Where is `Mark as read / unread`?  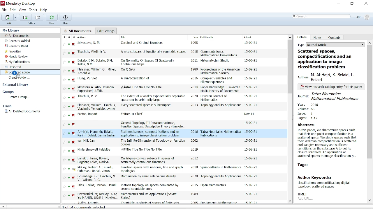
Mark as read / unread is located at coordinates (69, 37).